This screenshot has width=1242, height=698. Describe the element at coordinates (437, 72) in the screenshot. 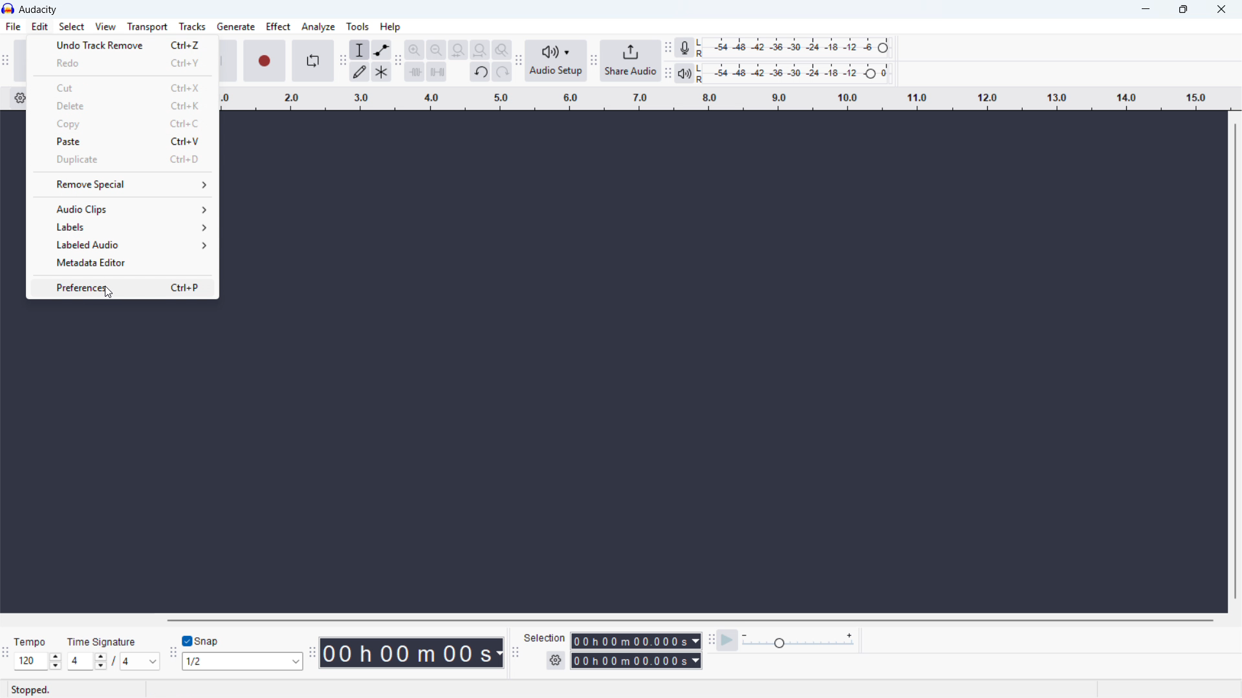

I see `silence audio selection` at that location.